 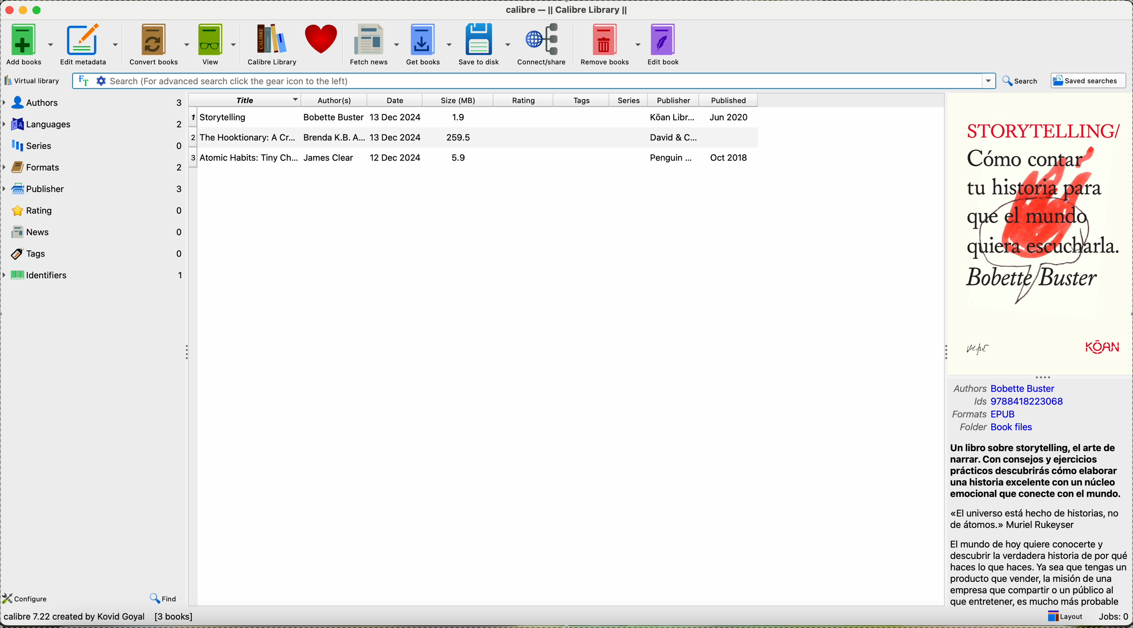 What do you see at coordinates (96, 145) in the screenshot?
I see `series` at bounding box center [96, 145].